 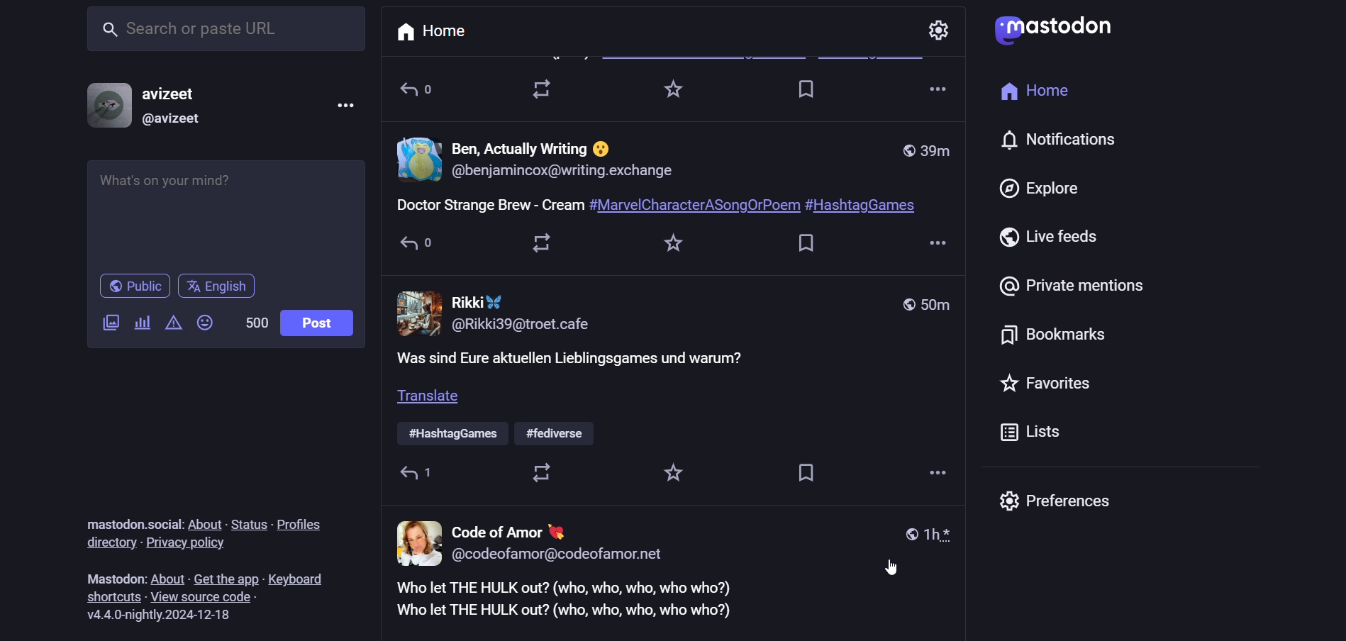 What do you see at coordinates (679, 247) in the screenshot?
I see `favourite` at bounding box center [679, 247].